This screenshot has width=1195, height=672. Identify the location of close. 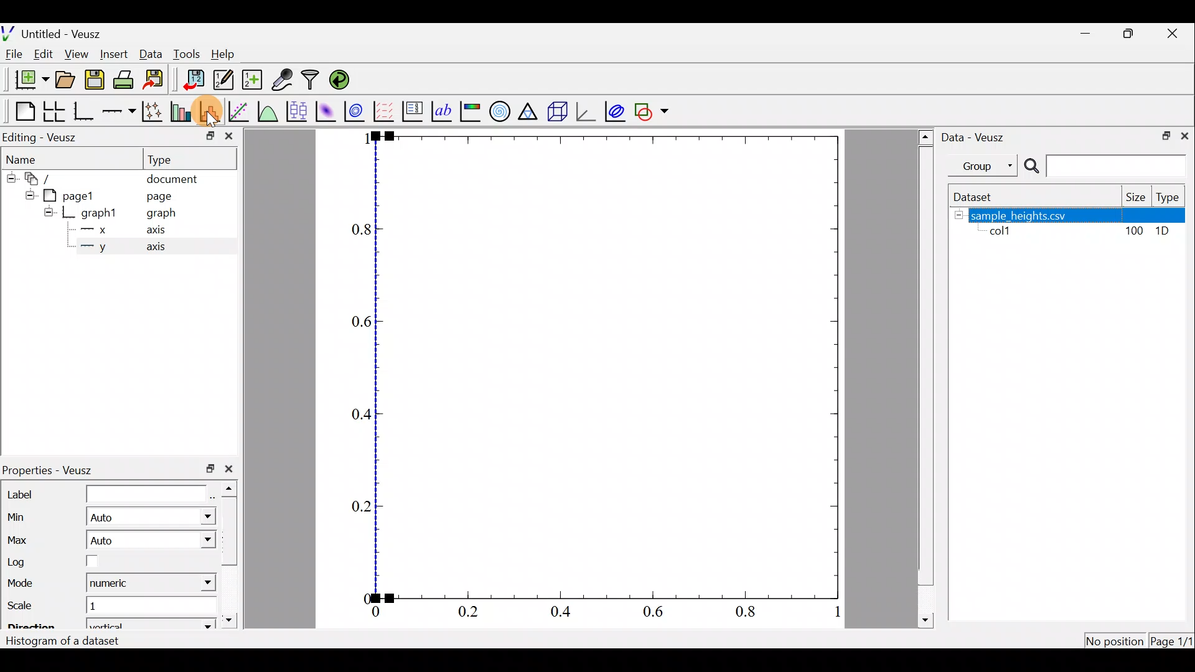
(230, 136).